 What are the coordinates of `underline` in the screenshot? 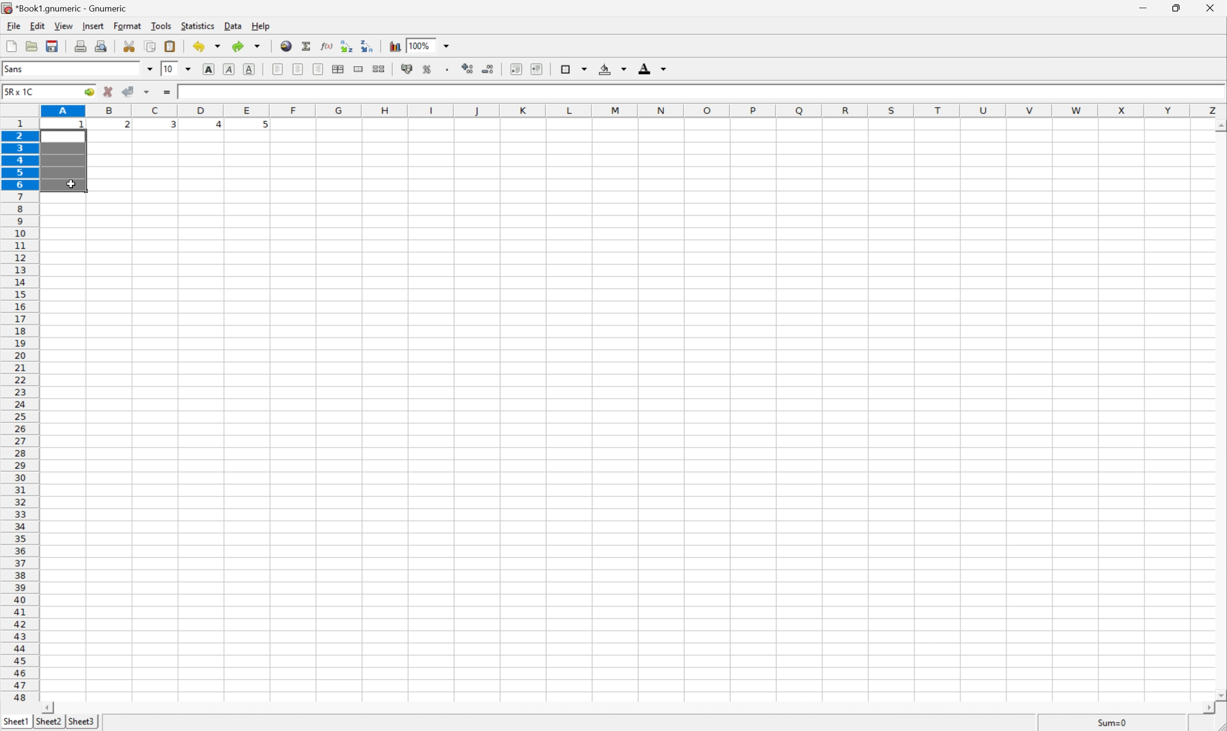 It's located at (250, 69).